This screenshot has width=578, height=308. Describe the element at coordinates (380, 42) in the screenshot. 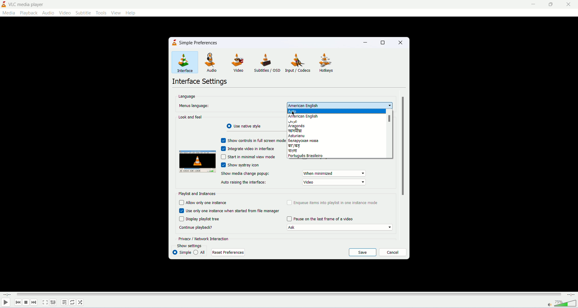

I see `maximize` at that location.